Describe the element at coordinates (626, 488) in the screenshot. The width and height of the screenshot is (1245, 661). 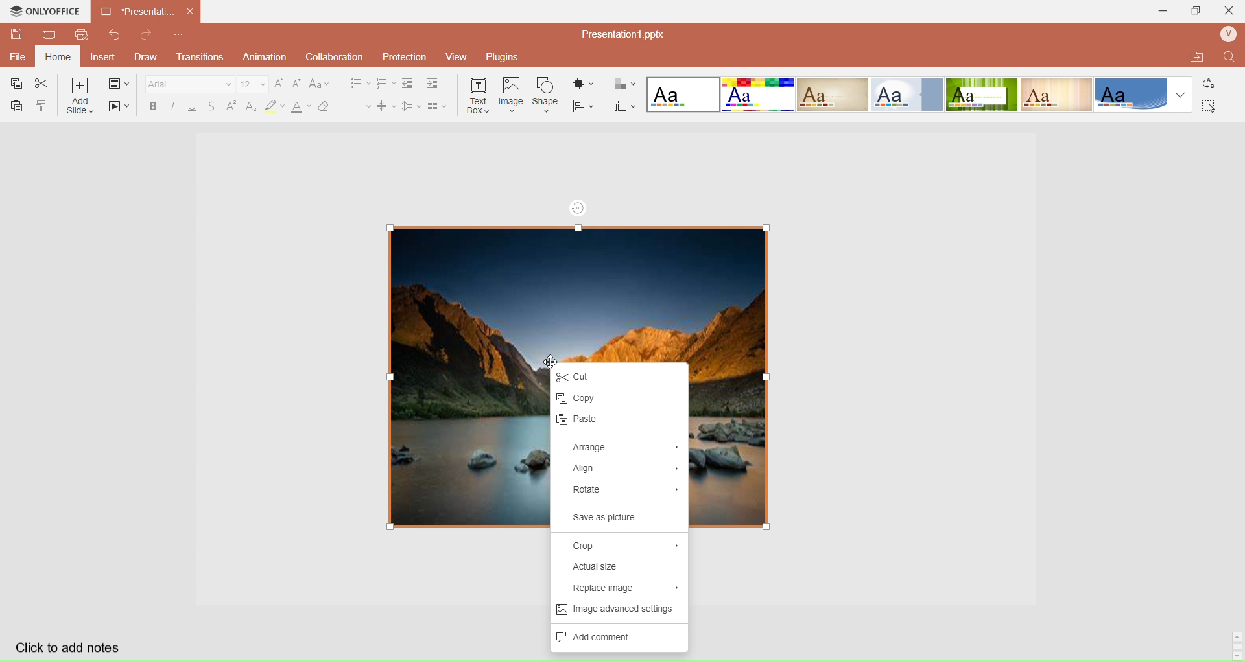
I see `Rotate` at that location.